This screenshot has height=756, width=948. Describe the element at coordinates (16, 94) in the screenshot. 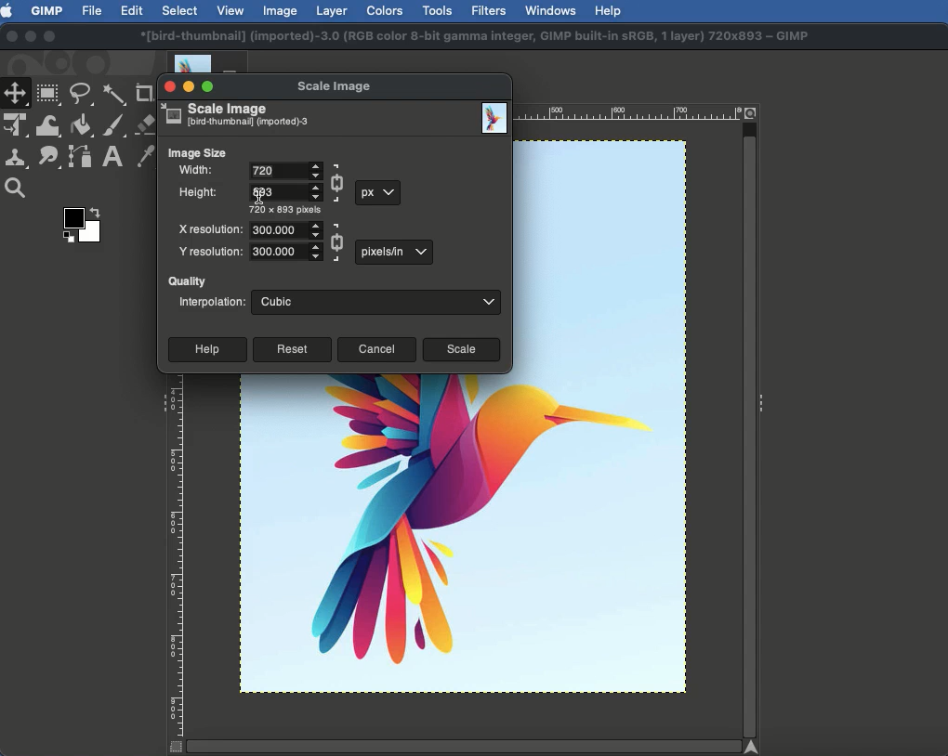

I see `Move tool` at that location.